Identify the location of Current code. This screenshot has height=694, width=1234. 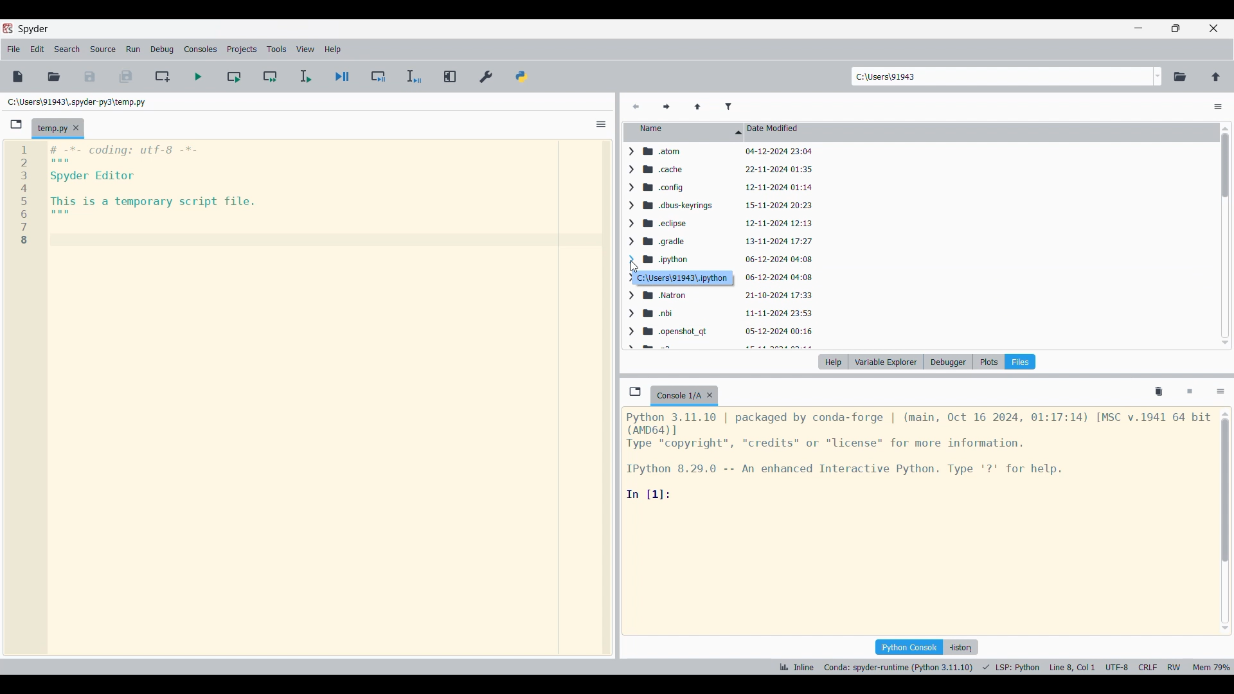
(132, 196).